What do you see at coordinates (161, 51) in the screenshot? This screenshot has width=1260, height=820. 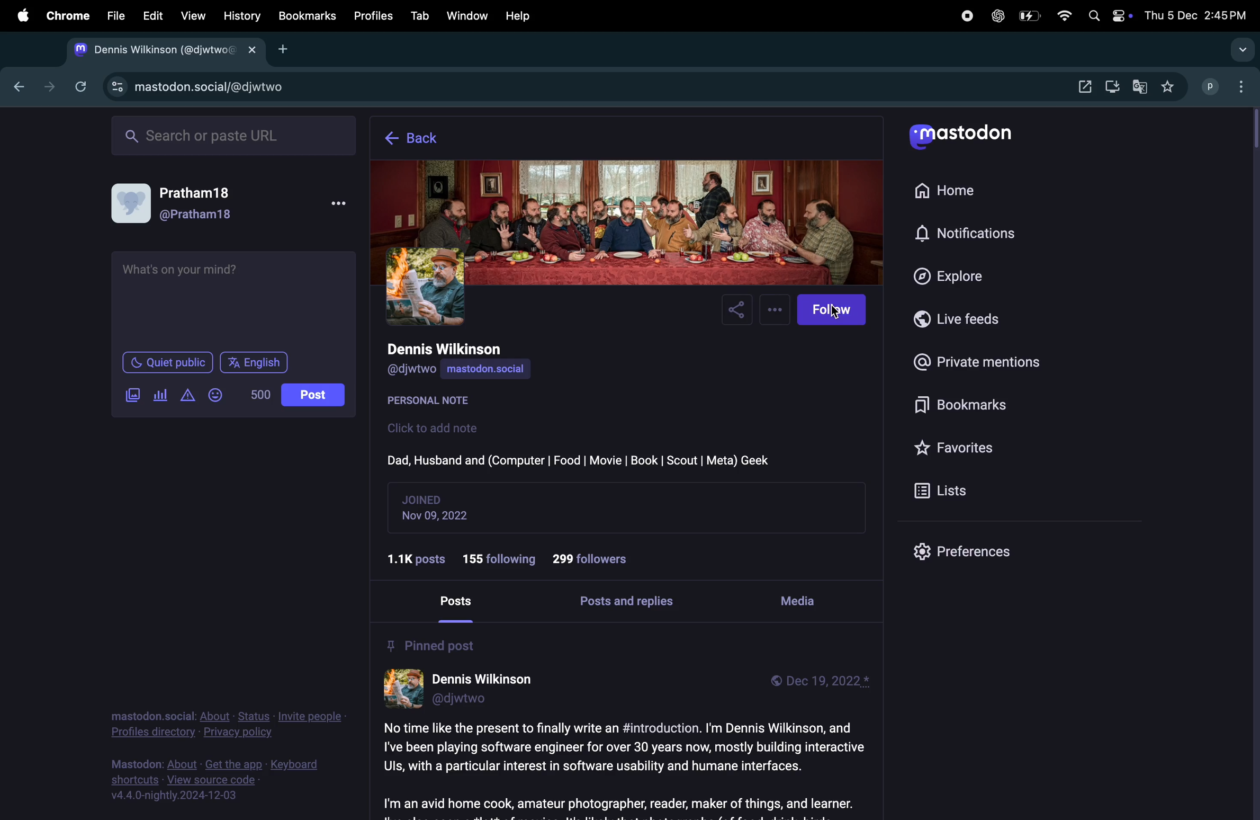 I see `explore mastodon` at bounding box center [161, 51].